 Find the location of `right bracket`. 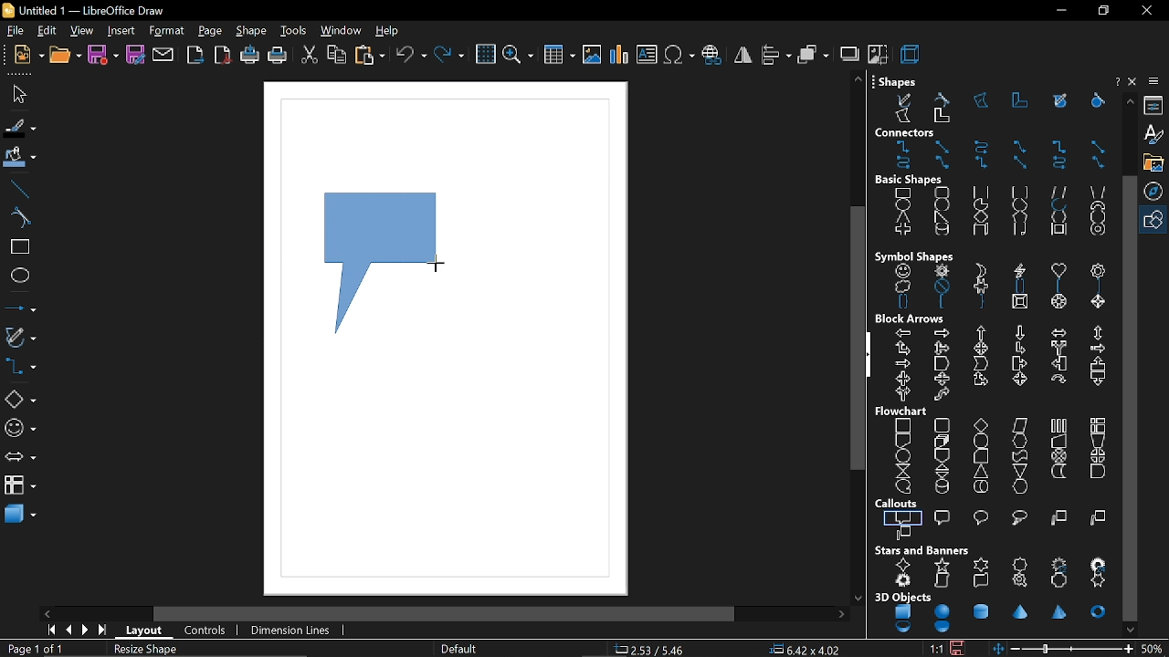

right bracket is located at coordinates (1100, 287).